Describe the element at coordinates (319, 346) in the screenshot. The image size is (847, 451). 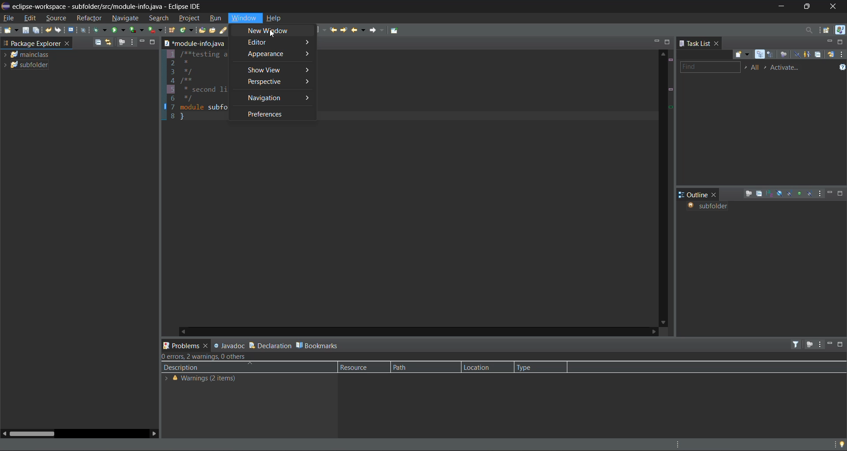
I see `bookmarks` at that location.